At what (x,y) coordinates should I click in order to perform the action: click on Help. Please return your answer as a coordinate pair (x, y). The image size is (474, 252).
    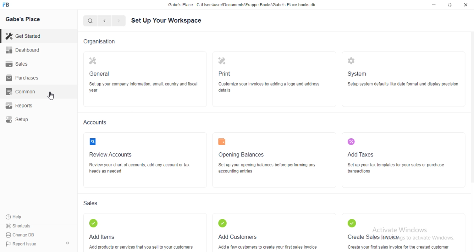
    Looking at the image, I should click on (13, 217).